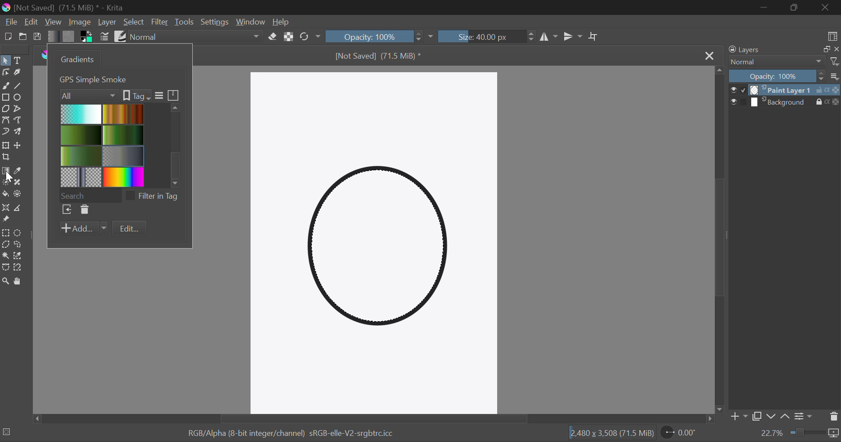  Describe the element at coordinates (771, 417) in the screenshot. I see `Move layer down` at that location.